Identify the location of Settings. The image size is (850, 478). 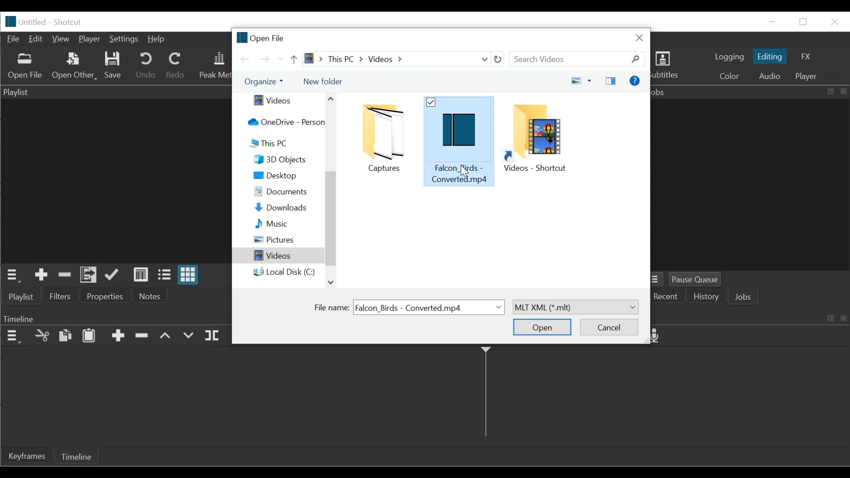
(124, 40).